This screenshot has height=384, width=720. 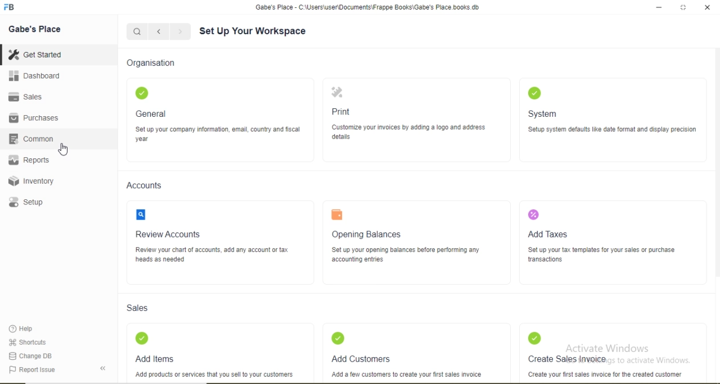 What do you see at coordinates (168, 235) in the screenshot?
I see `Review Accounts` at bounding box center [168, 235].